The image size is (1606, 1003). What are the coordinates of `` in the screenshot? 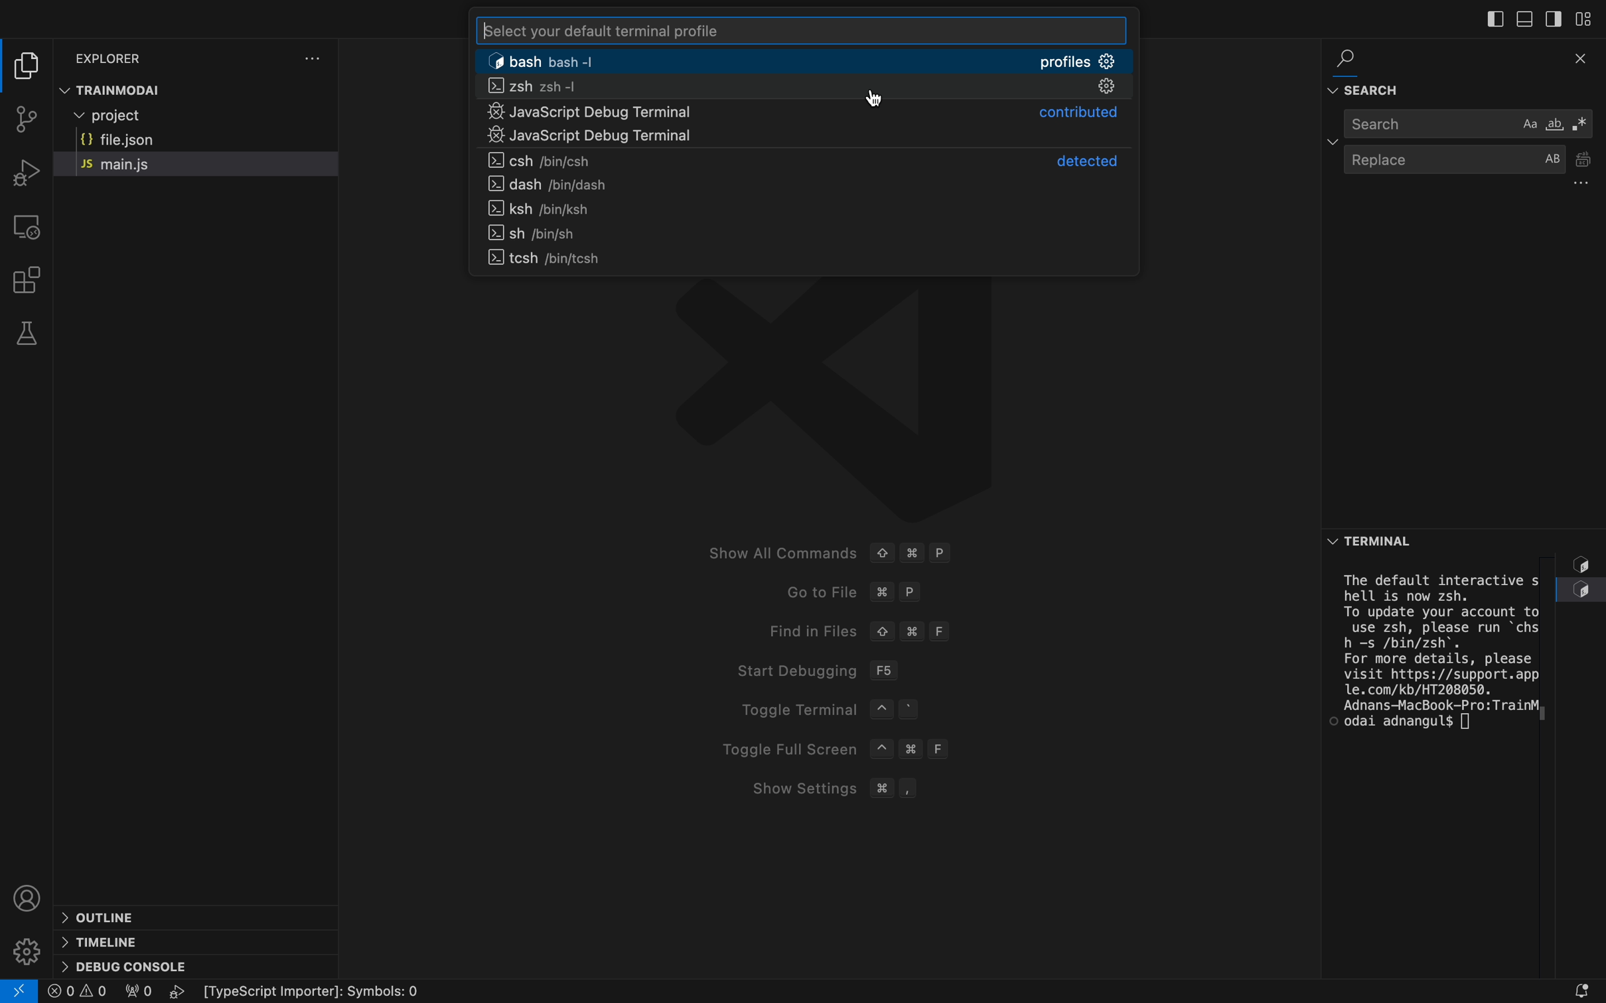 It's located at (806, 210).